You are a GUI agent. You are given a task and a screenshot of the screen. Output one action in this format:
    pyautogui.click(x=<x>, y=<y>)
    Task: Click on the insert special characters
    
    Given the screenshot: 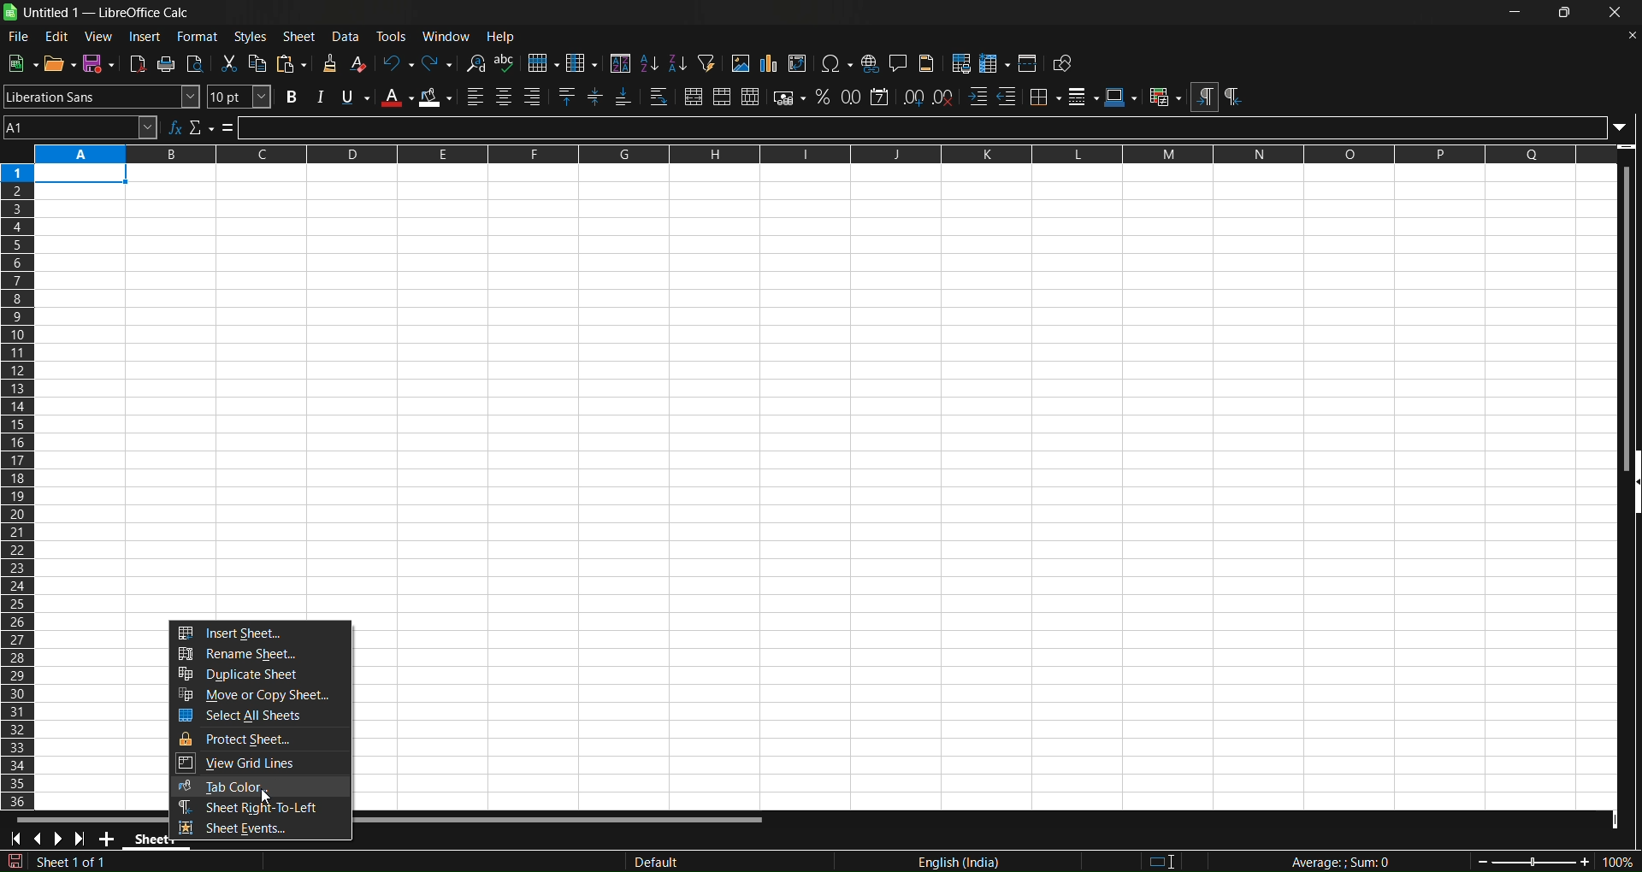 What is the action you would take?
    pyautogui.click(x=836, y=64)
    